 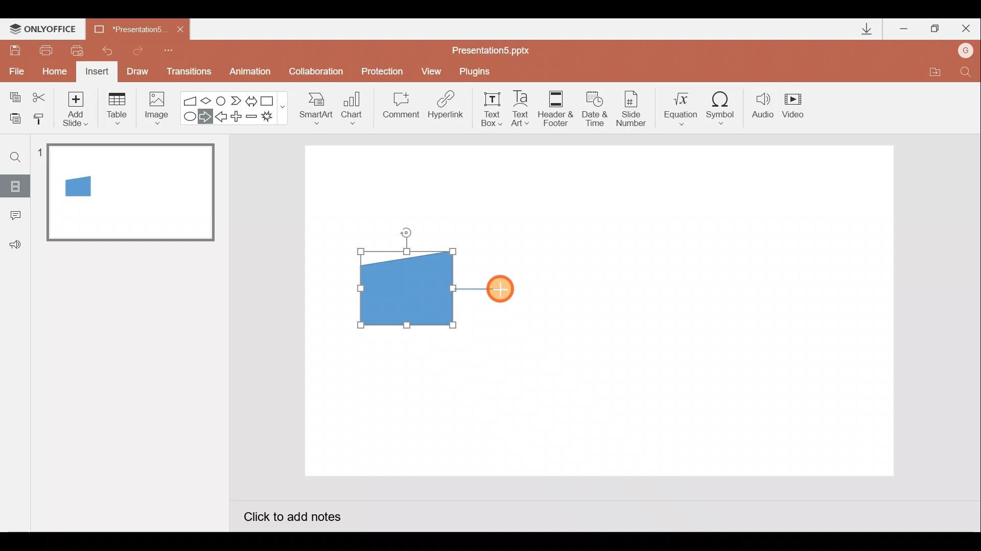 What do you see at coordinates (312, 108) in the screenshot?
I see `SmartArt` at bounding box center [312, 108].